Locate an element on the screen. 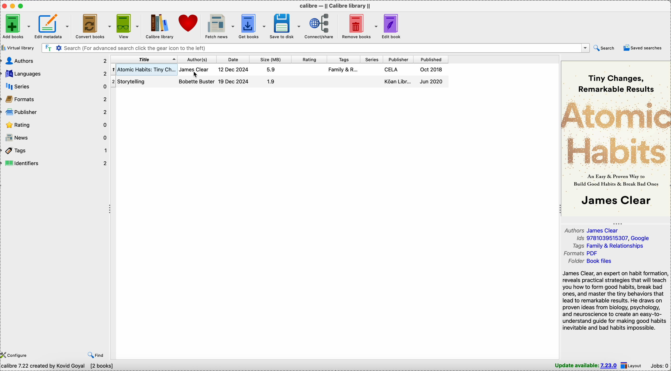 The height and width of the screenshot is (371, 671). book cover preview is located at coordinates (615, 138).